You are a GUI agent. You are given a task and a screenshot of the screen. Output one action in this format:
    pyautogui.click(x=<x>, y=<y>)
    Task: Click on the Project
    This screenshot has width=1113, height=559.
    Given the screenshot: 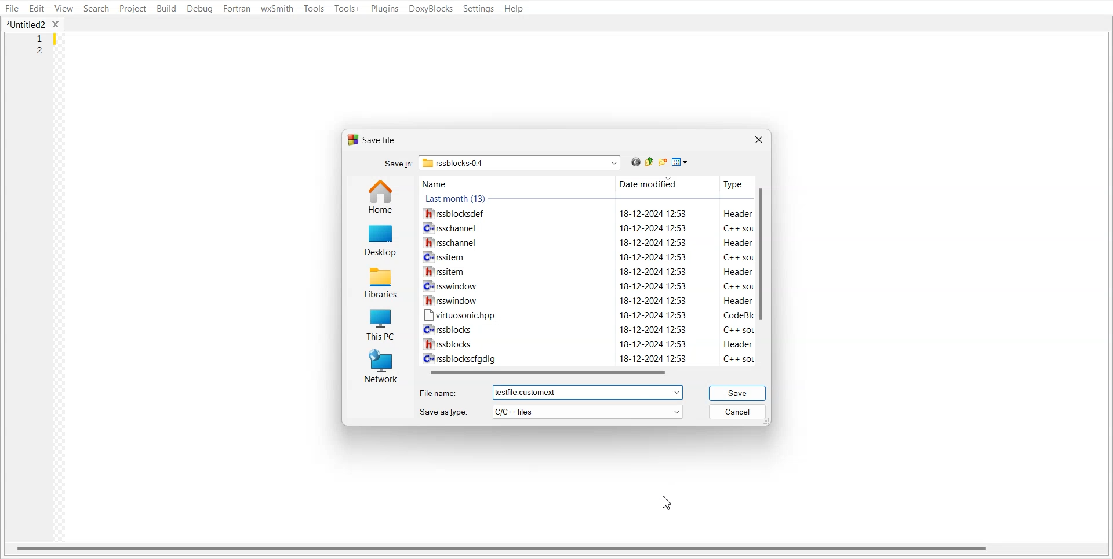 What is the action you would take?
    pyautogui.click(x=132, y=8)
    